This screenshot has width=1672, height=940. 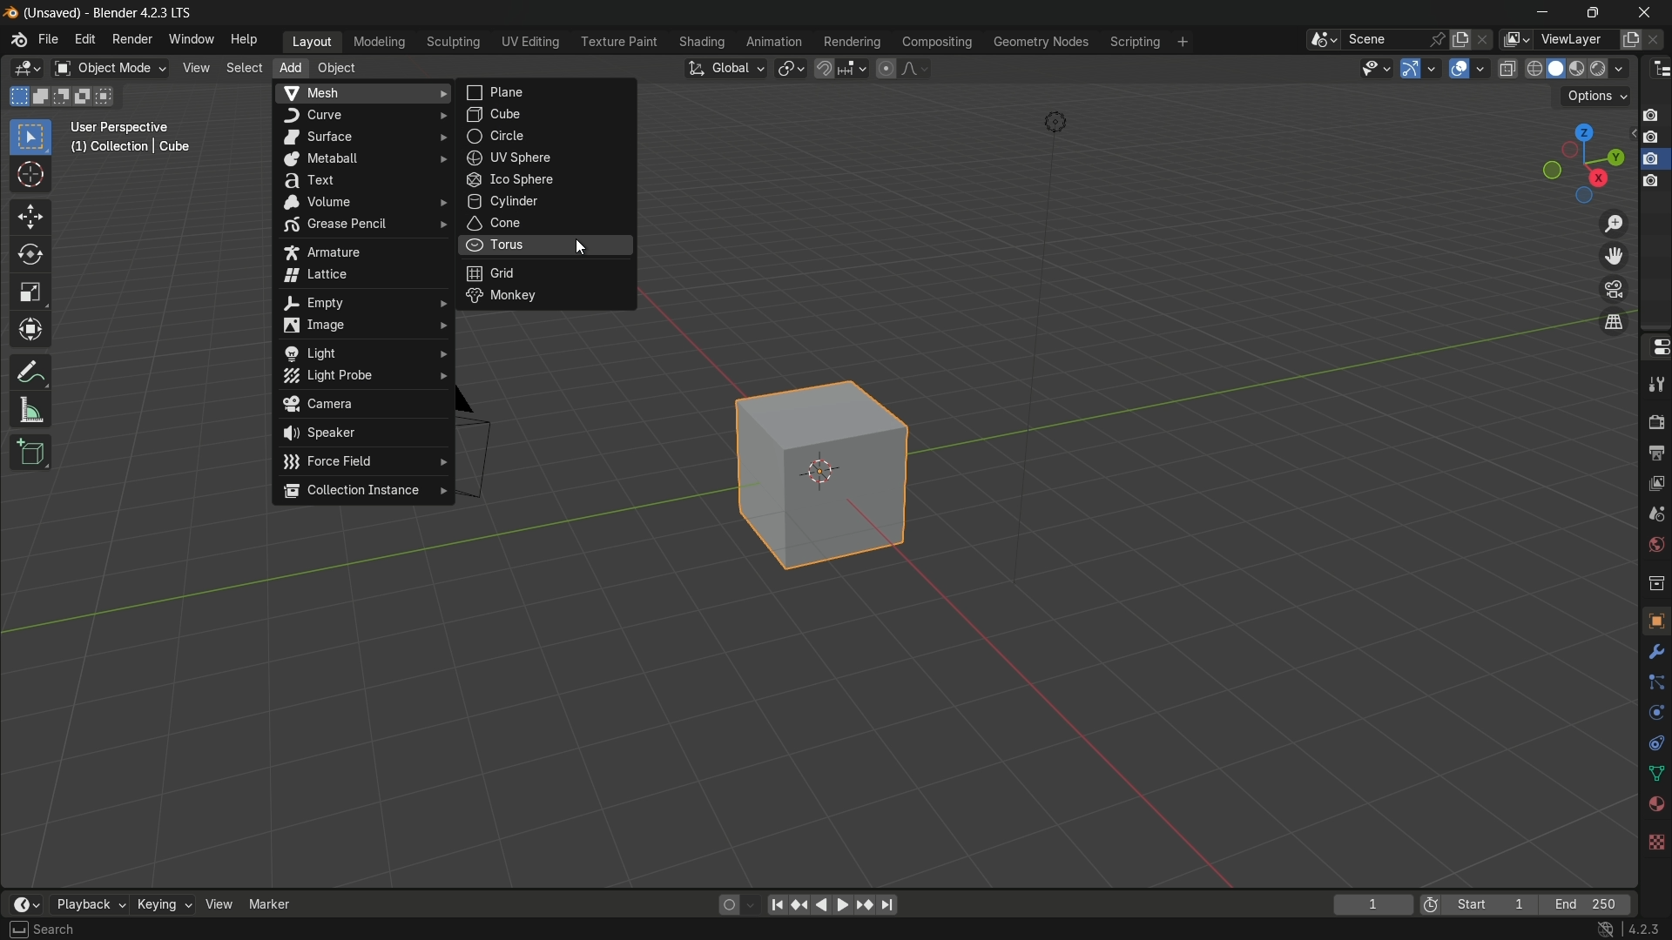 I want to click on cylinder, so click(x=545, y=203).